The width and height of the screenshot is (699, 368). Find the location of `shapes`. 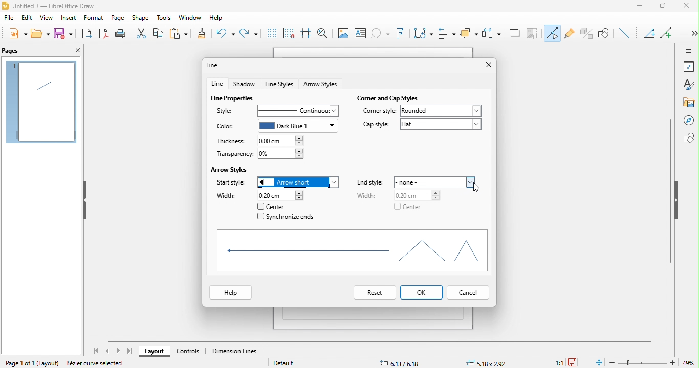

shapes is located at coordinates (350, 251).